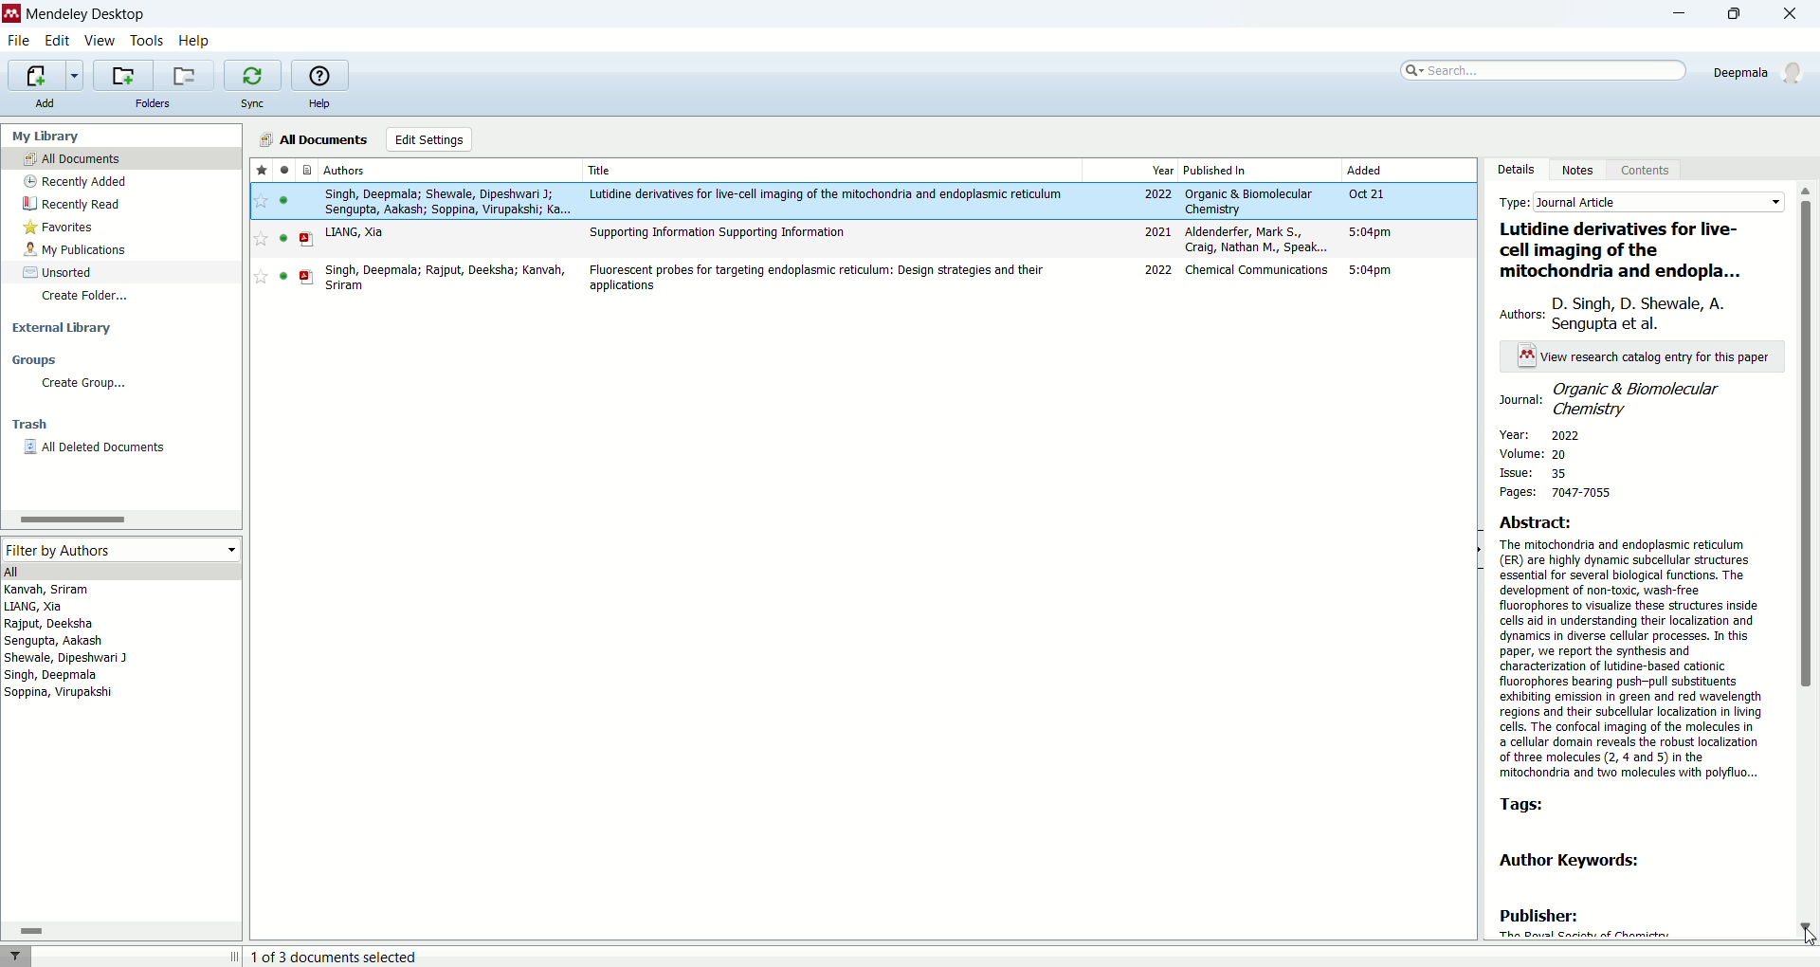 This screenshot has width=1820, height=967. I want to click on favorites, so click(262, 169).